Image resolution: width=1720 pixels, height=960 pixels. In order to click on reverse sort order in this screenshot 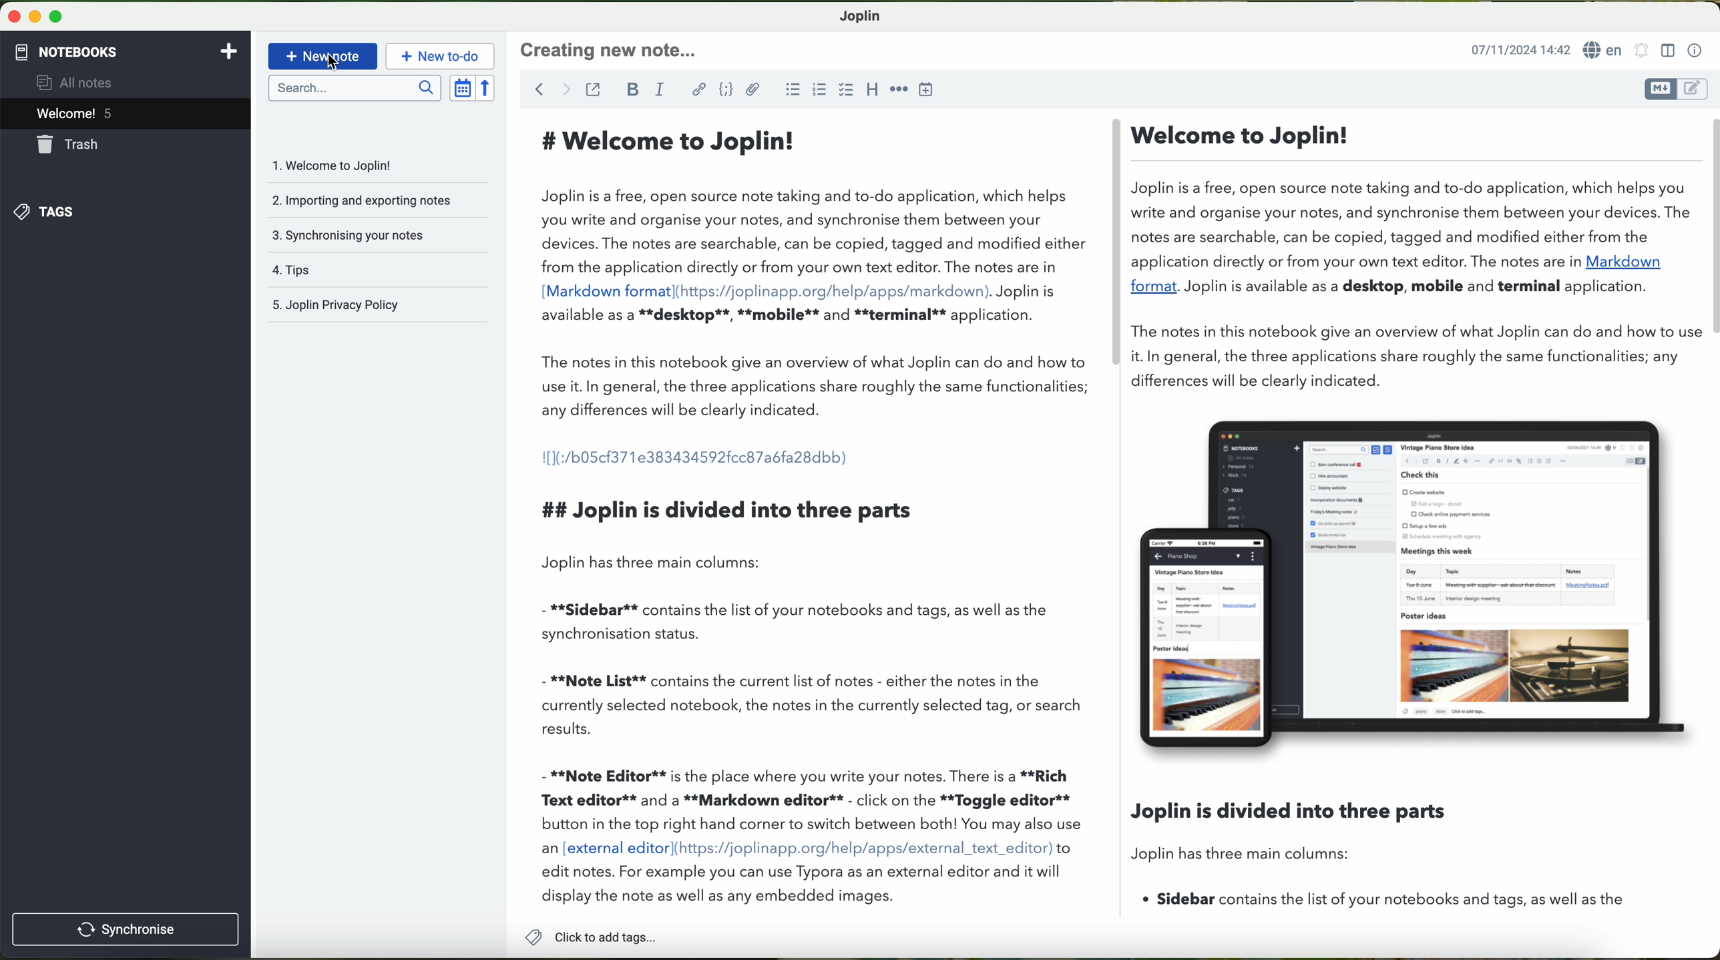, I will do `click(487, 88)`.